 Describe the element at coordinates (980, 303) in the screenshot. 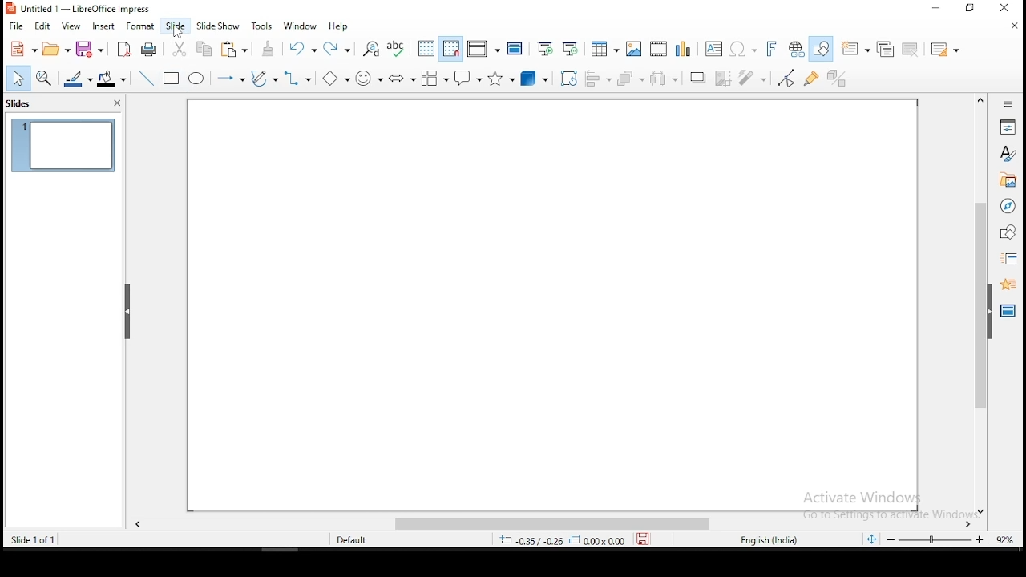

I see `scroll bar` at that location.